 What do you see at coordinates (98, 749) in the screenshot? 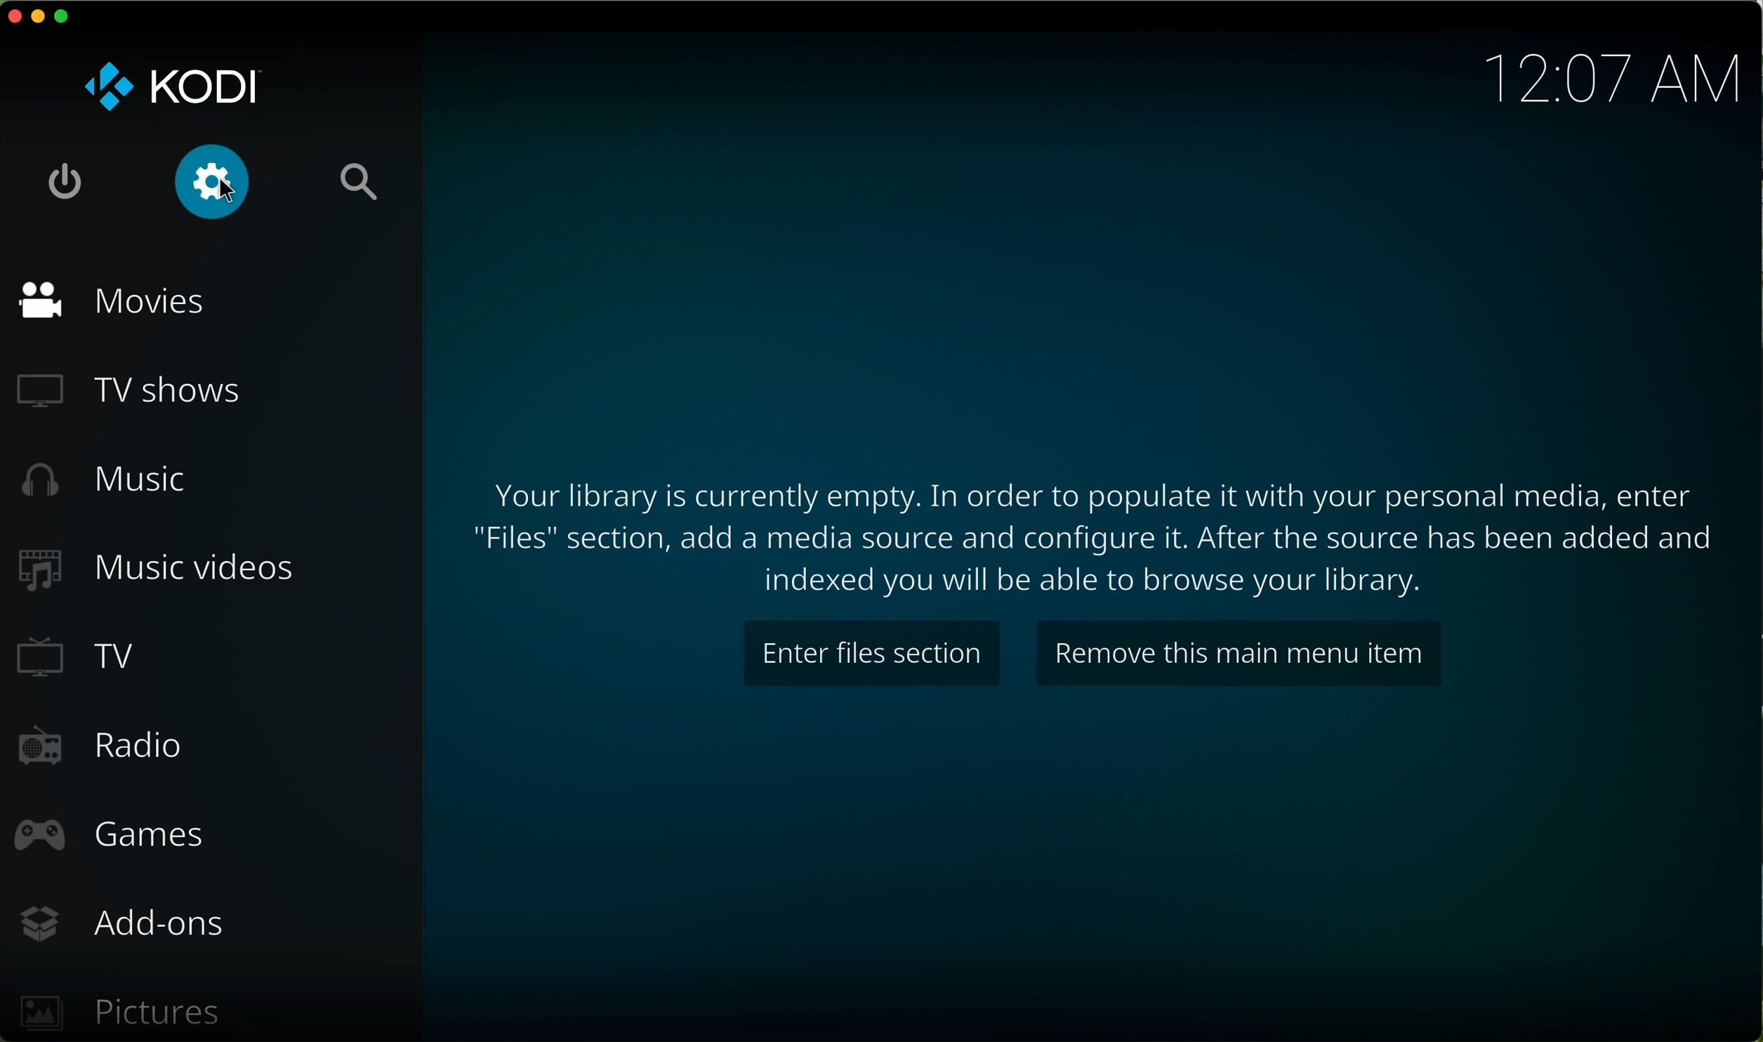
I see `radio` at bounding box center [98, 749].